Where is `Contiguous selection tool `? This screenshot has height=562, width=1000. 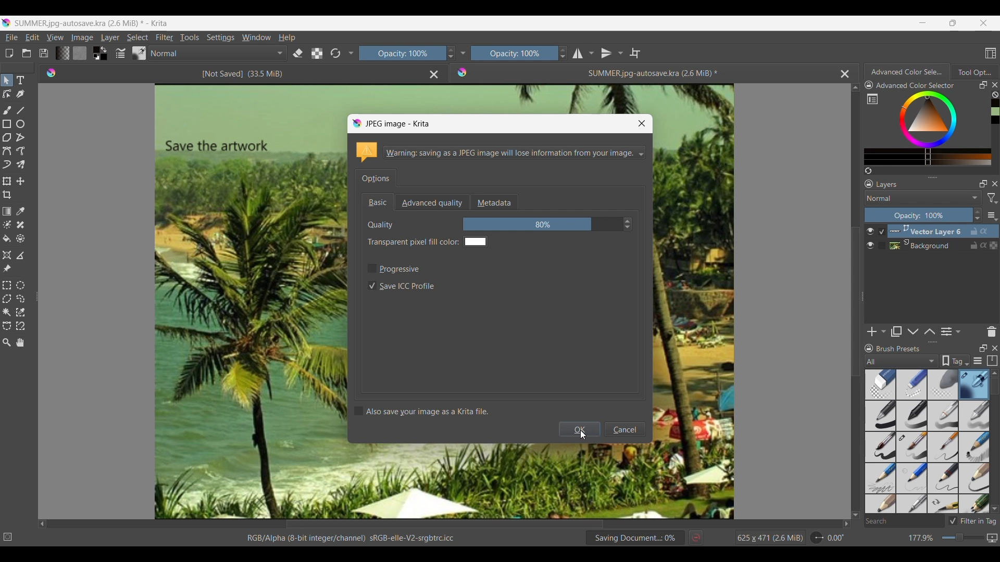 Contiguous selection tool  is located at coordinates (6, 312).